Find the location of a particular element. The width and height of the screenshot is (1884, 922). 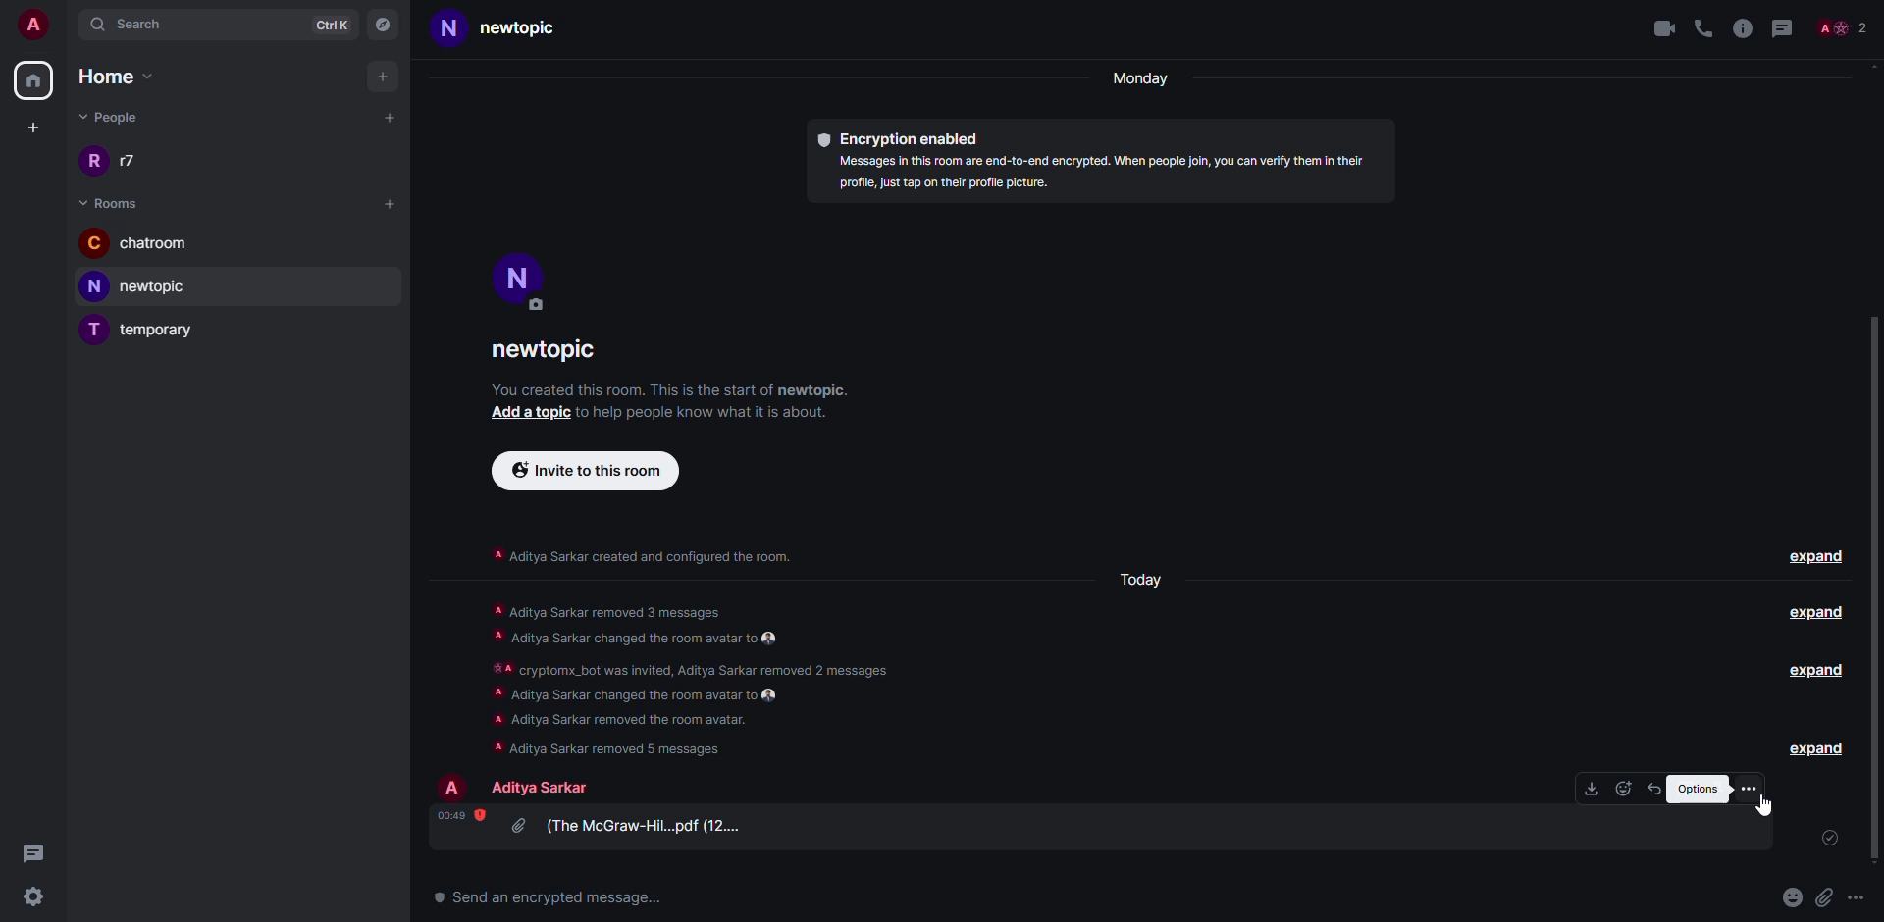

room is located at coordinates (115, 201).